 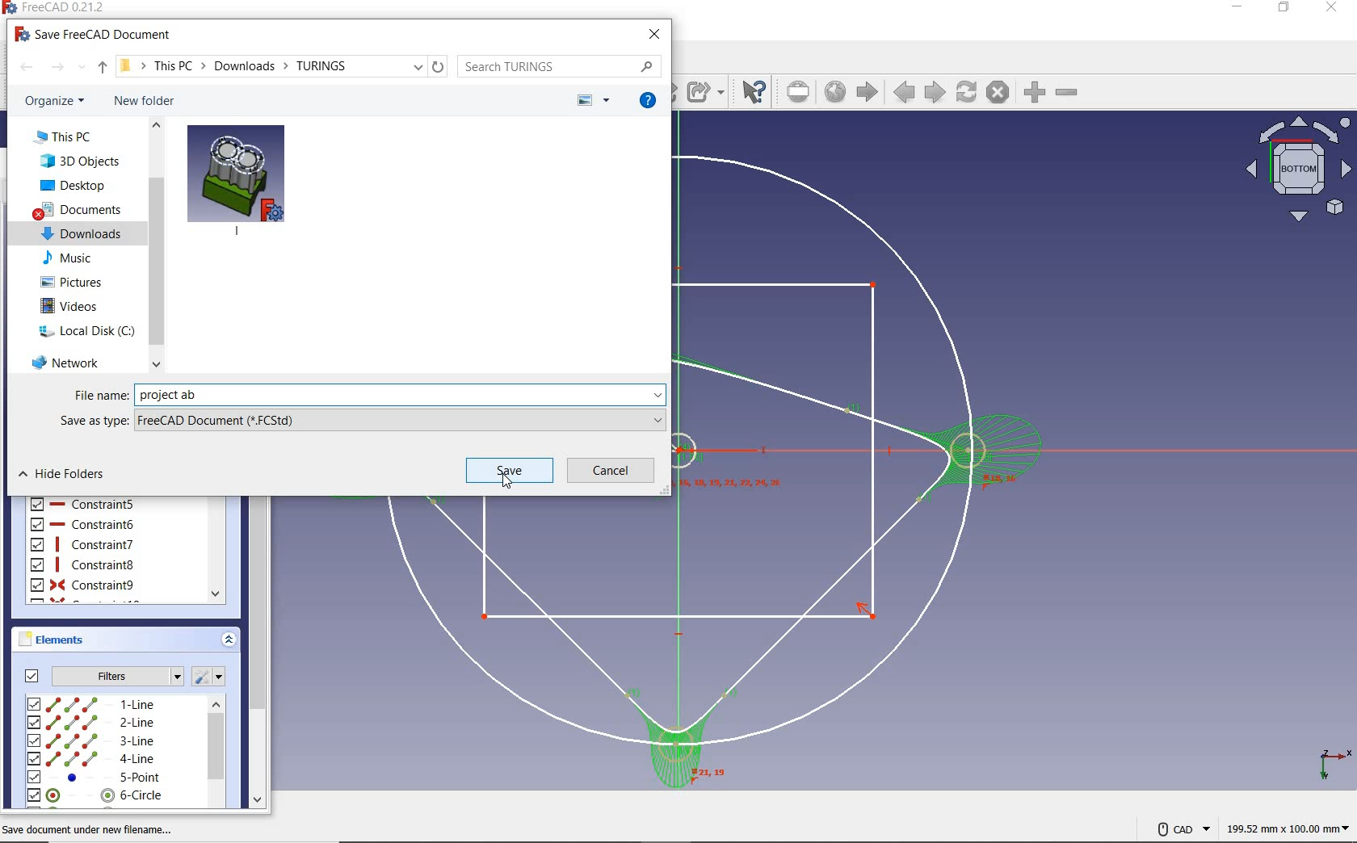 I want to click on constraint5, so click(x=83, y=503).